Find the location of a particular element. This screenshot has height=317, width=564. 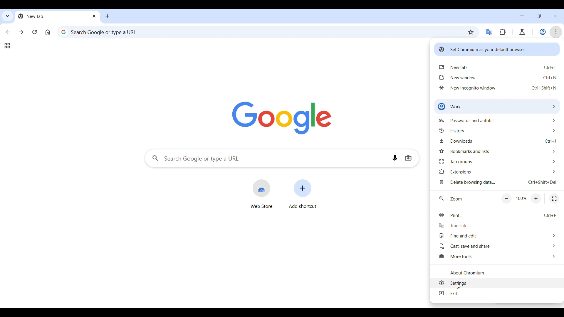

Customize and control Chromium highlighted is located at coordinates (556, 32).